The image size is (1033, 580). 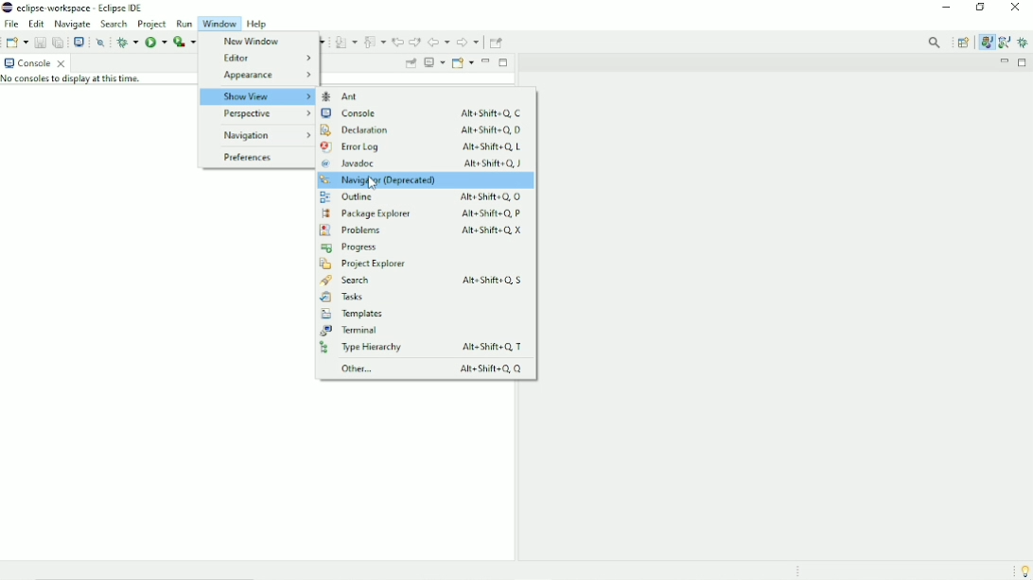 What do you see at coordinates (419, 196) in the screenshot?
I see `Outline` at bounding box center [419, 196].